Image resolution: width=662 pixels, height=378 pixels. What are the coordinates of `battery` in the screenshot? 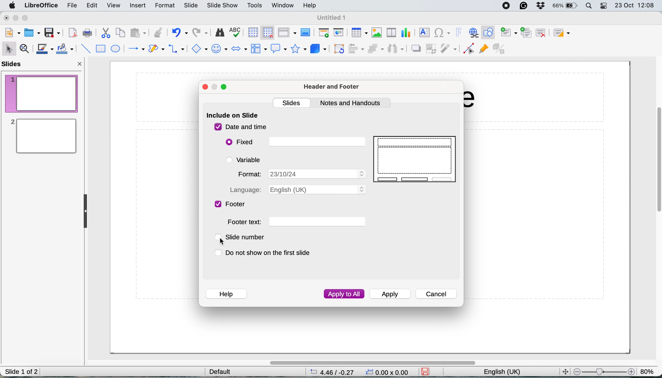 It's located at (565, 6).